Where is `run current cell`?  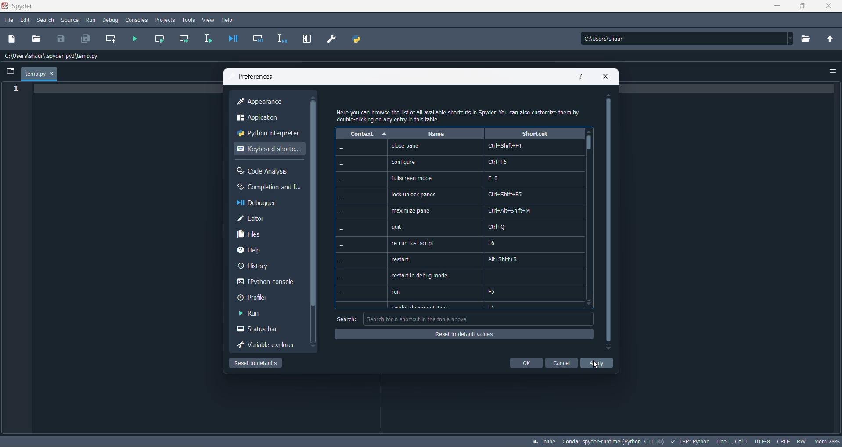 run current cell is located at coordinates (181, 40).